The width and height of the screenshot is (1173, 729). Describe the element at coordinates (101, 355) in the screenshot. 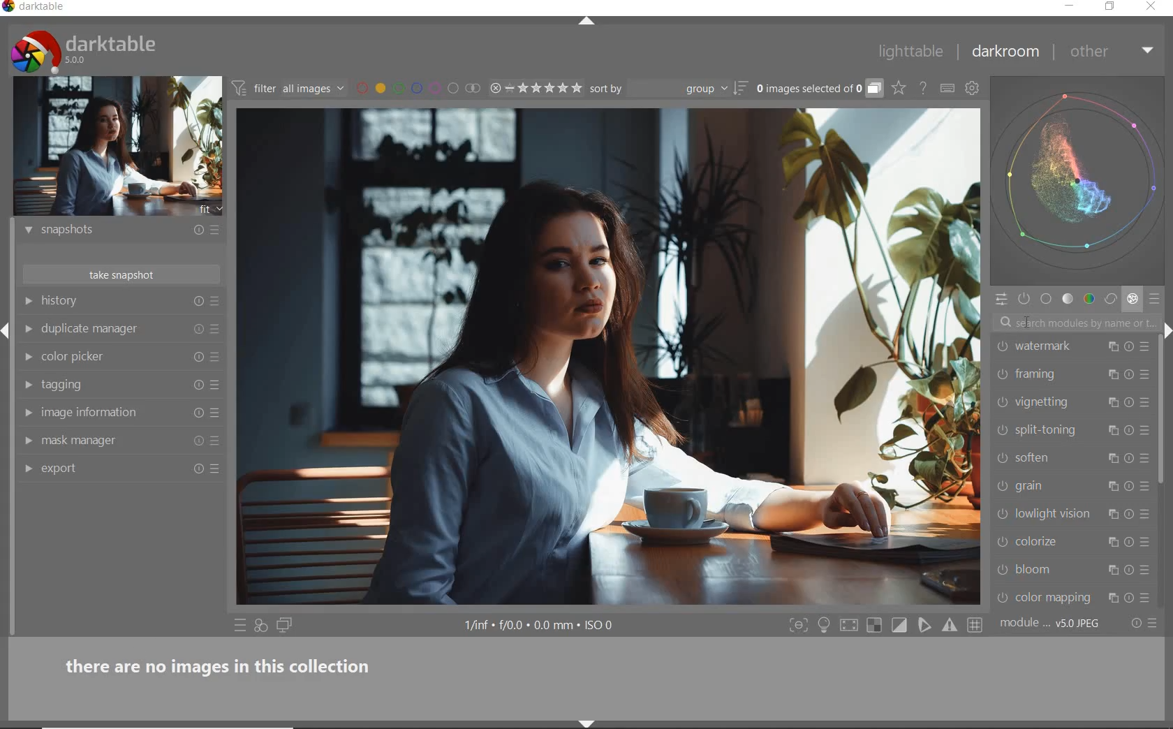

I see `color picker` at that location.